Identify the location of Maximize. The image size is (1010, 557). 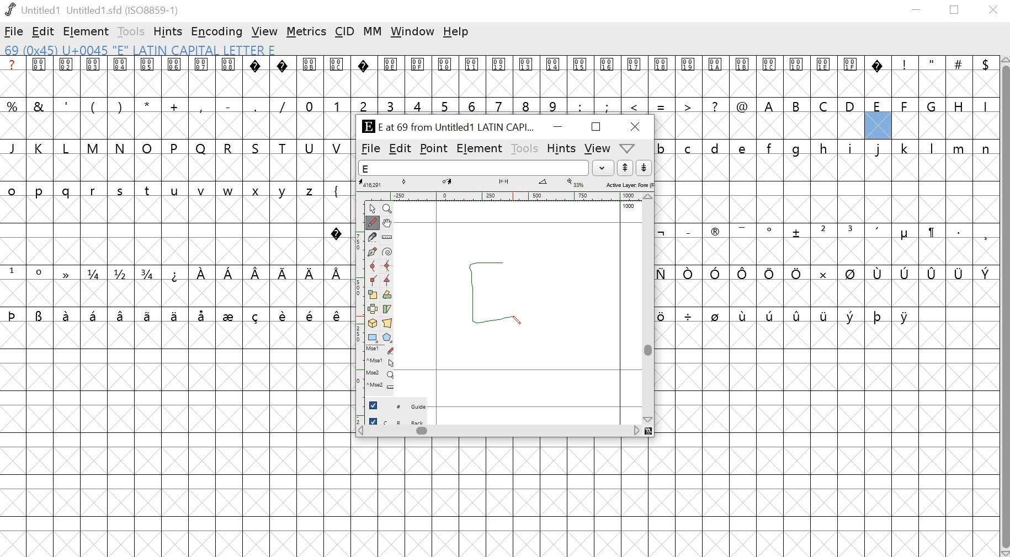
(594, 126).